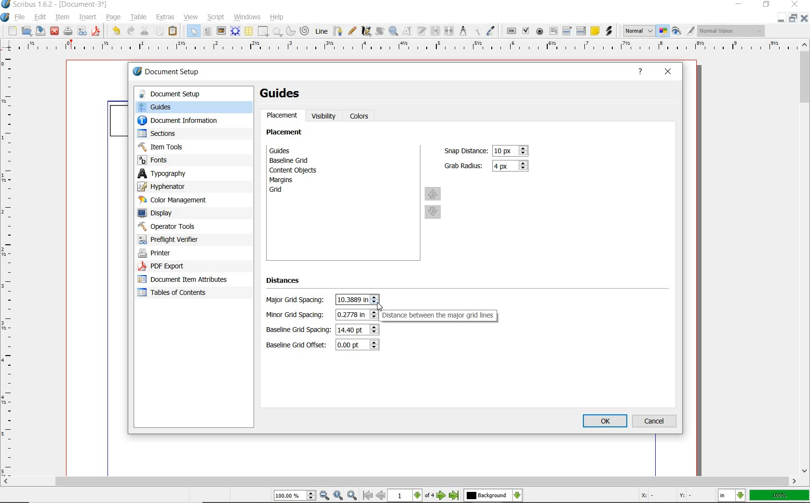  Describe the element at coordinates (187, 200) in the screenshot. I see `color management` at that location.